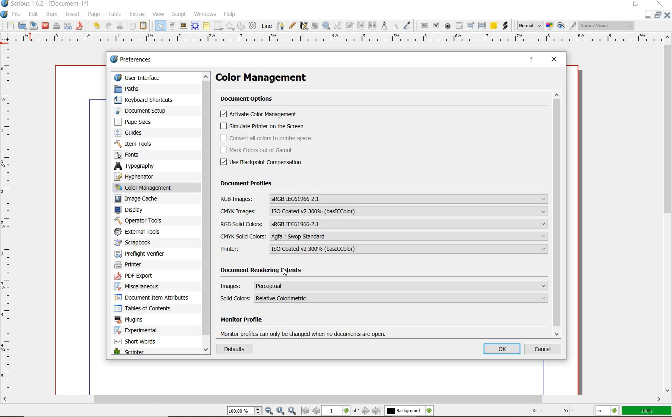 Image resolution: width=672 pixels, height=417 pixels. Describe the element at coordinates (153, 298) in the screenshot. I see `document item attributes` at that location.